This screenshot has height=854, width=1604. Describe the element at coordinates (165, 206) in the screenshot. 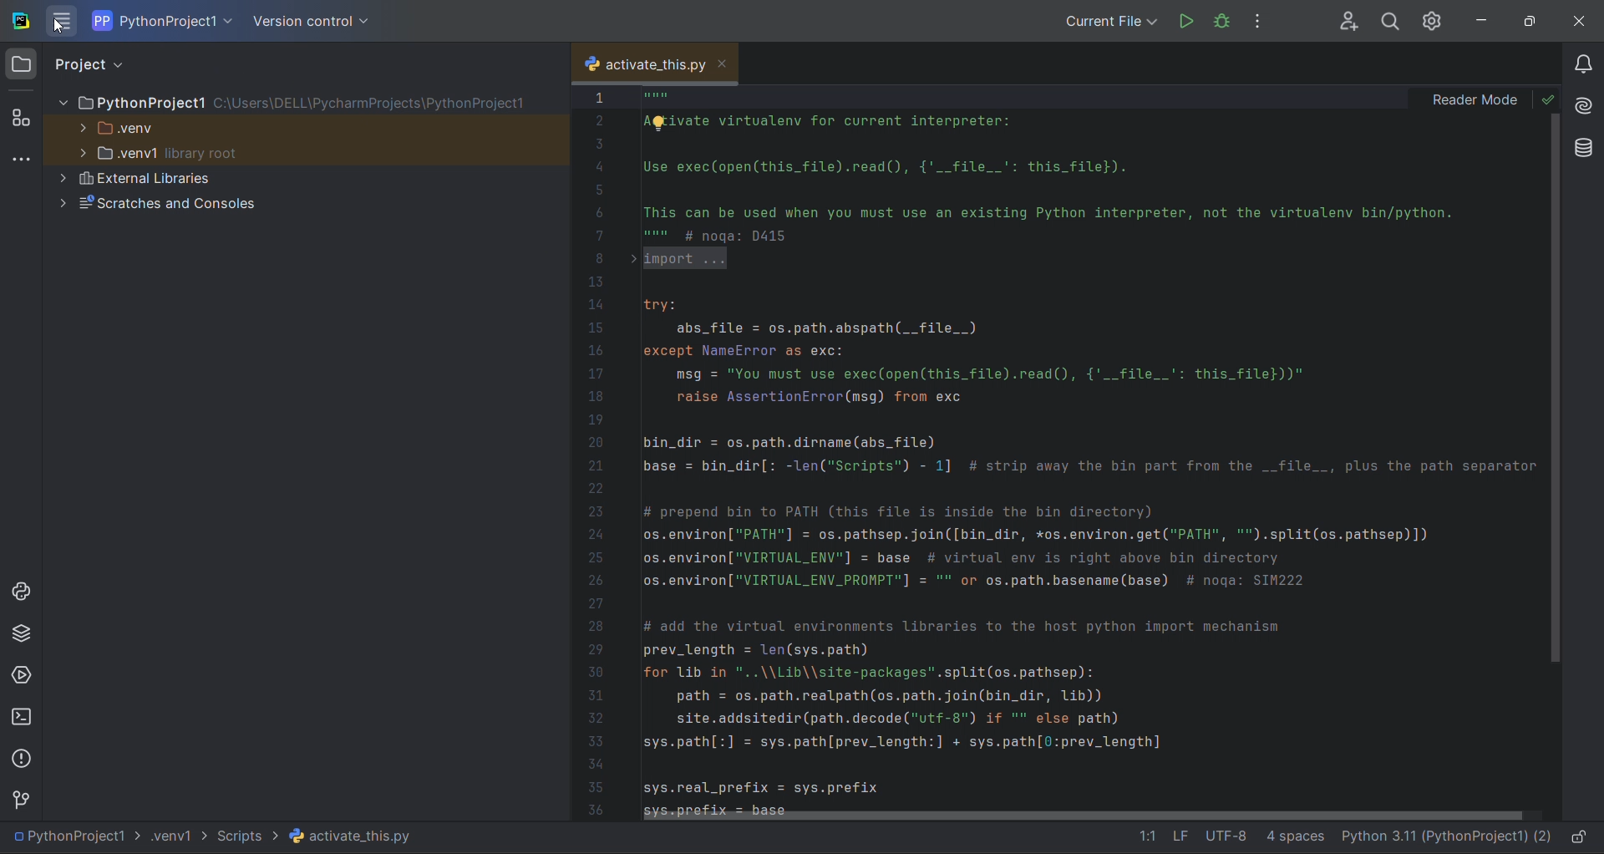

I see `Scratches and Consoles` at that location.